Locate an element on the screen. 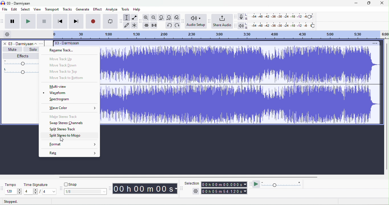 This screenshot has height=205, width=389. vertical scroll bar is located at coordinates (386, 108).